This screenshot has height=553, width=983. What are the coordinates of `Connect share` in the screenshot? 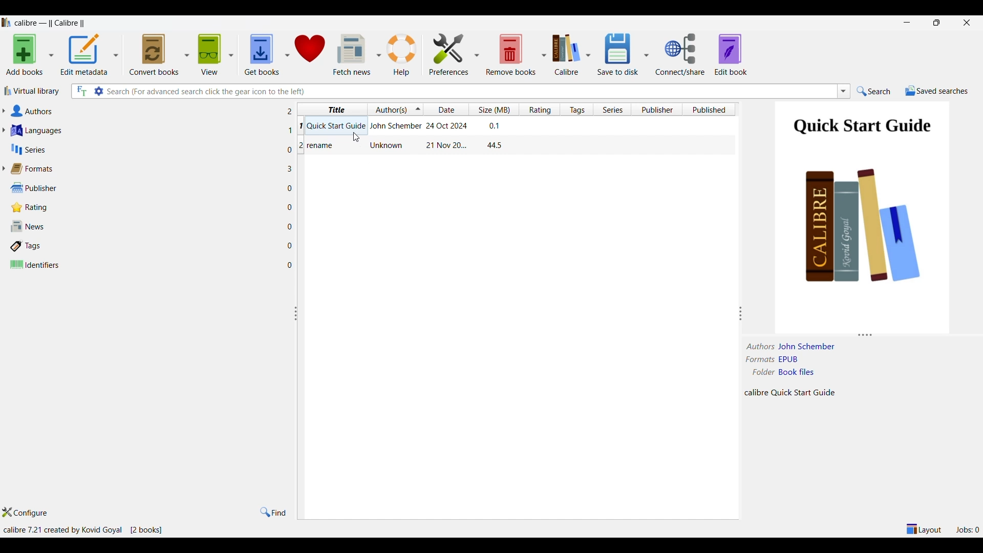 It's located at (681, 54).